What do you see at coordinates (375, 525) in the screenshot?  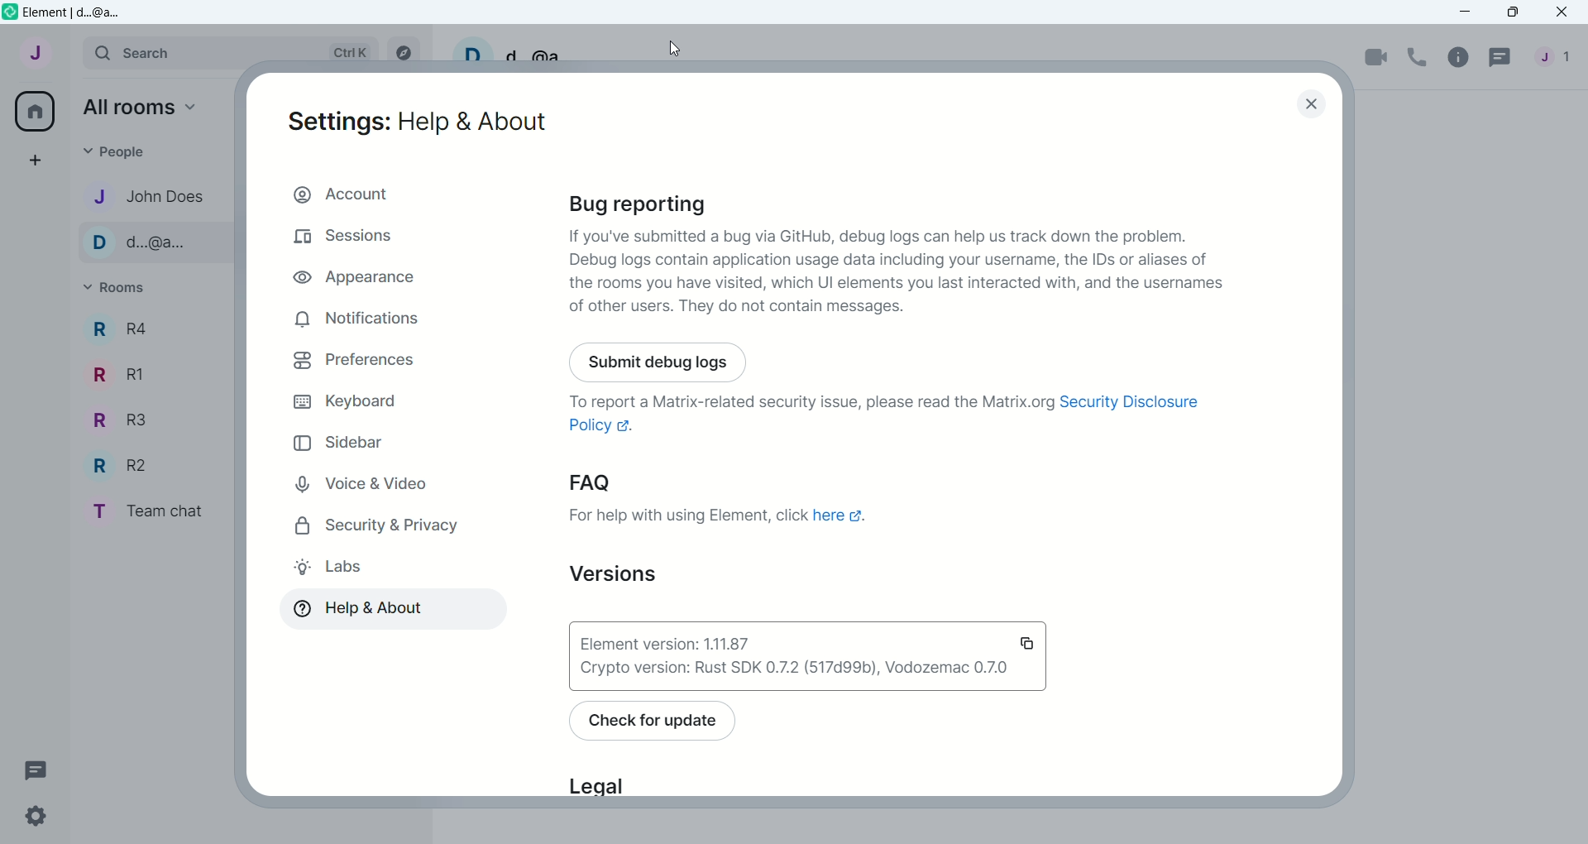 I see `Security and privacy` at bounding box center [375, 525].